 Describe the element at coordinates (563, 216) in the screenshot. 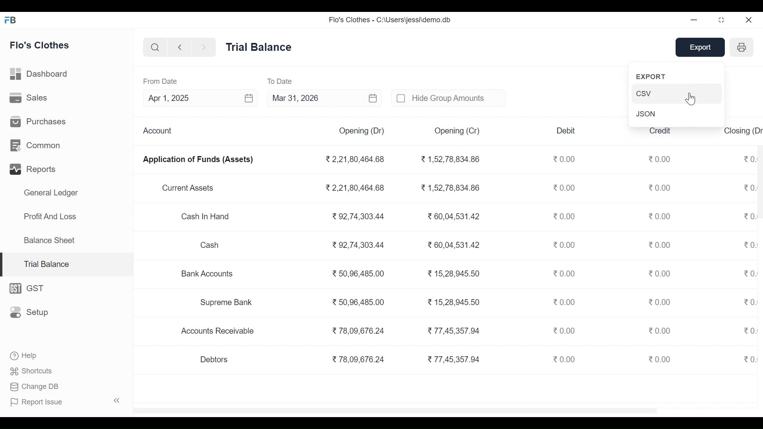

I see `0.00` at that location.